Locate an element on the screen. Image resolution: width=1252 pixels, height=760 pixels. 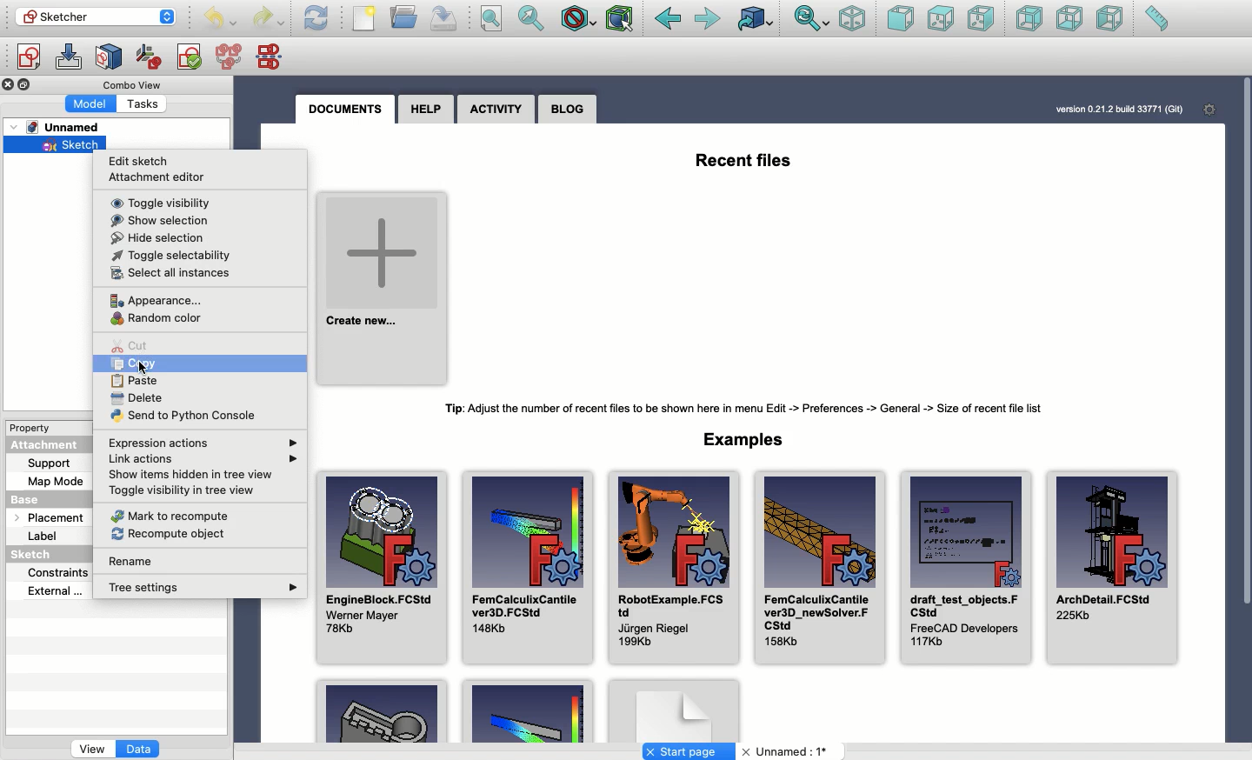
Unnamed is located at coordinates (62, 128).